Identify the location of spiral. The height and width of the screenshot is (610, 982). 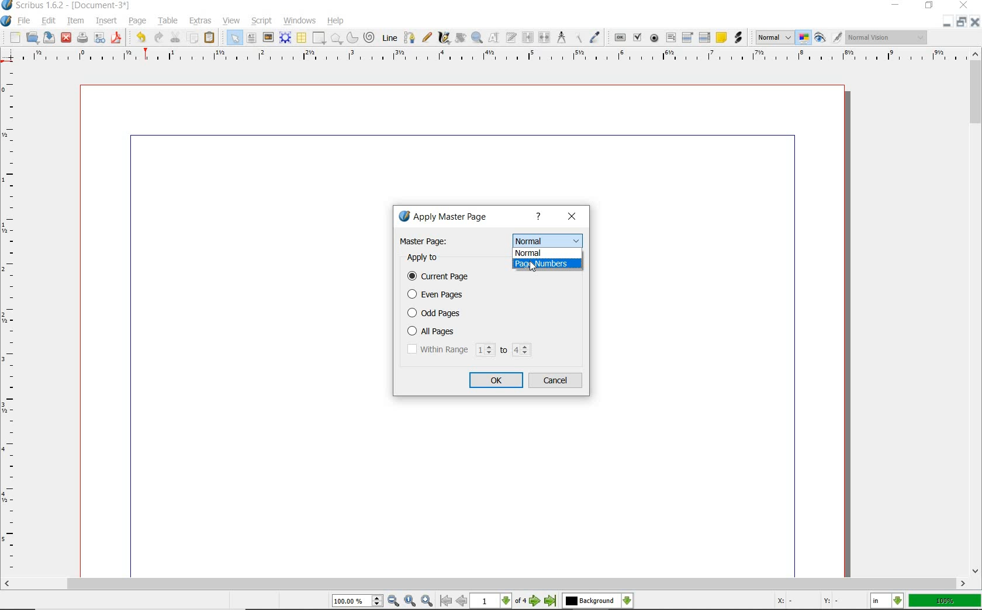
(369, 36).